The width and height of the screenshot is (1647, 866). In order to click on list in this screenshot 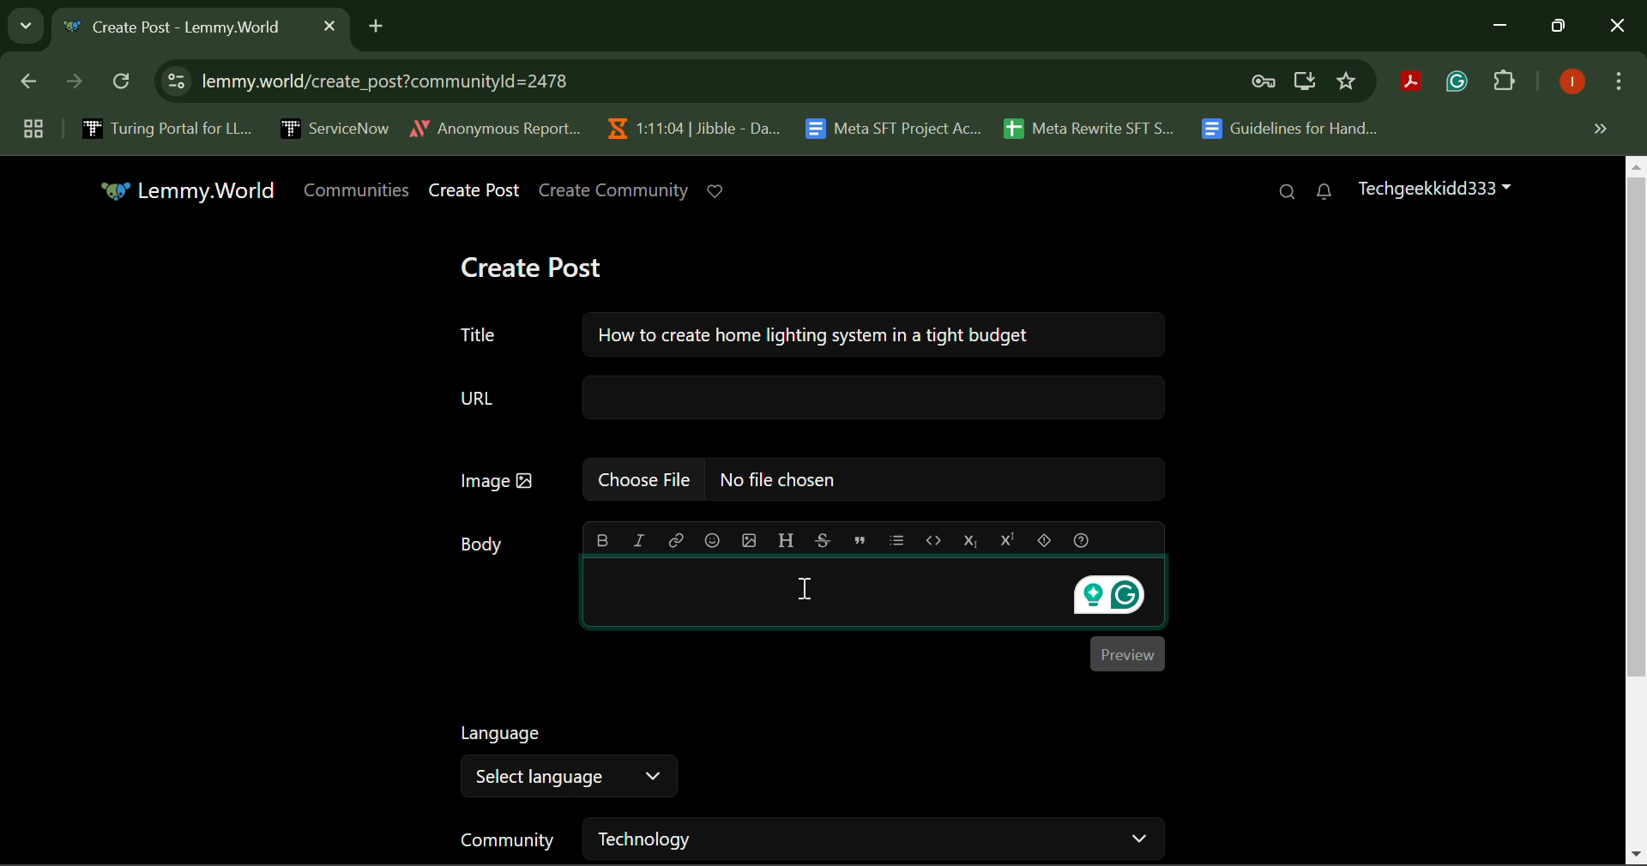, I will do `click(897, 539)`.